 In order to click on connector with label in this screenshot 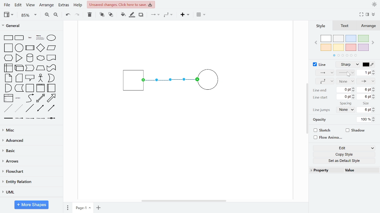, I will do `click(19, 118)`.